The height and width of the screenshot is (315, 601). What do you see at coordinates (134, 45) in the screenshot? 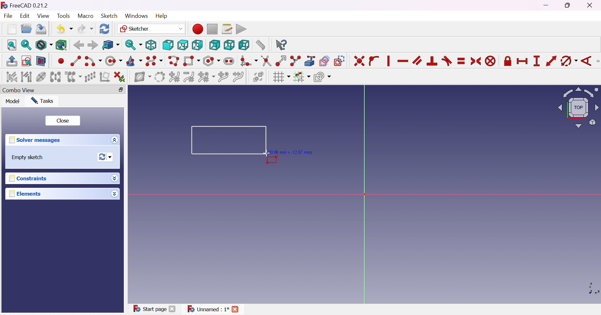
I see `Sync view` at bounding box center [134, 45].